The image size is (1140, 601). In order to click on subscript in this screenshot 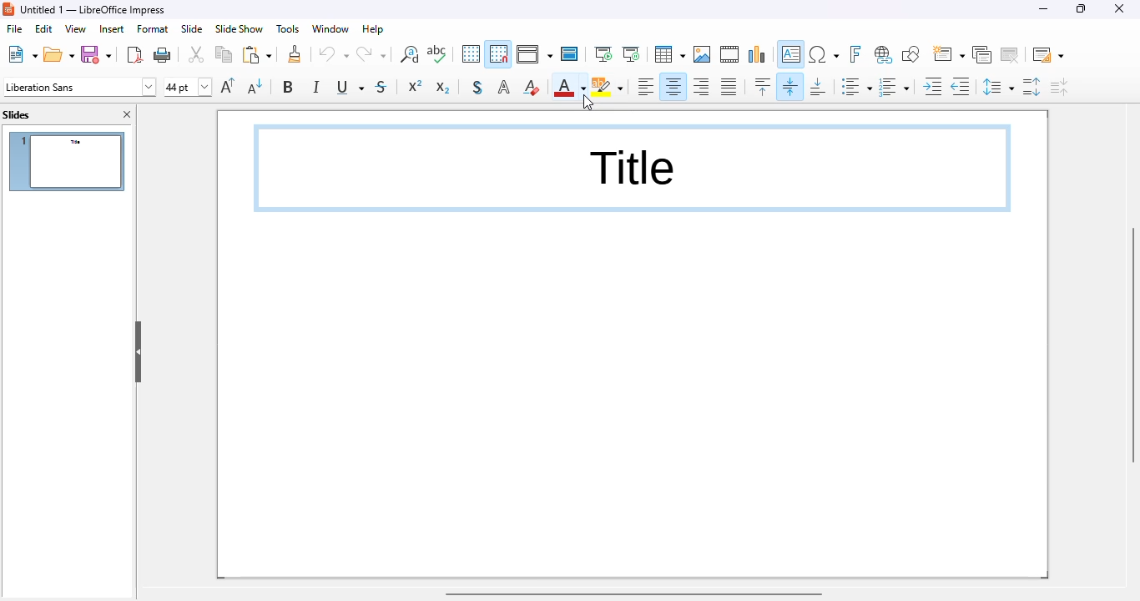, I will do `click(441, 87)`.